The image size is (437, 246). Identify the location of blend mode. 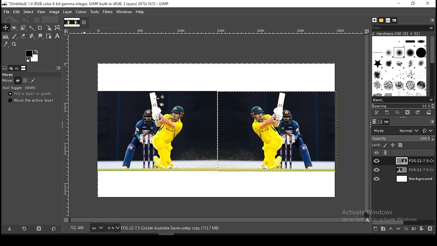
(403, 131).